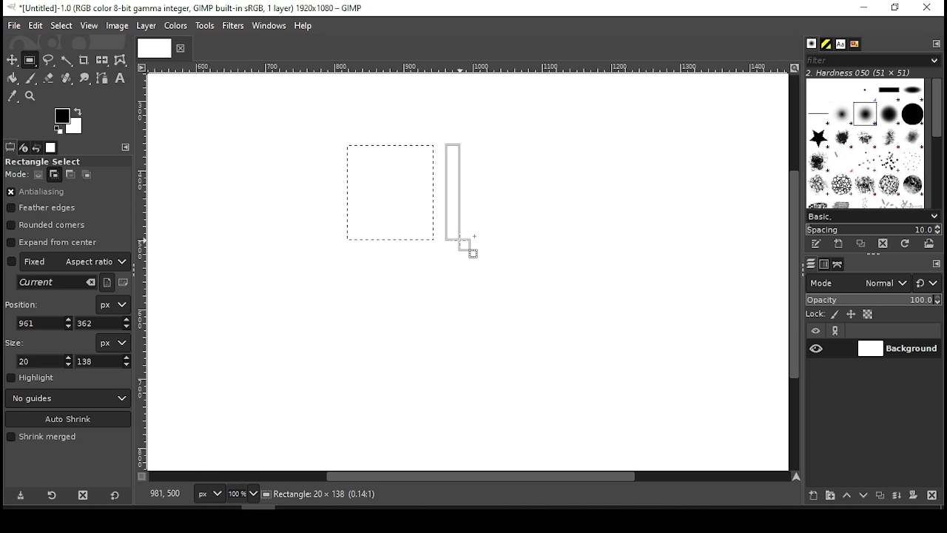  What do you see at coordinates (465, 68) in the screenshot?
I see `` at bounding box center [465, 68].